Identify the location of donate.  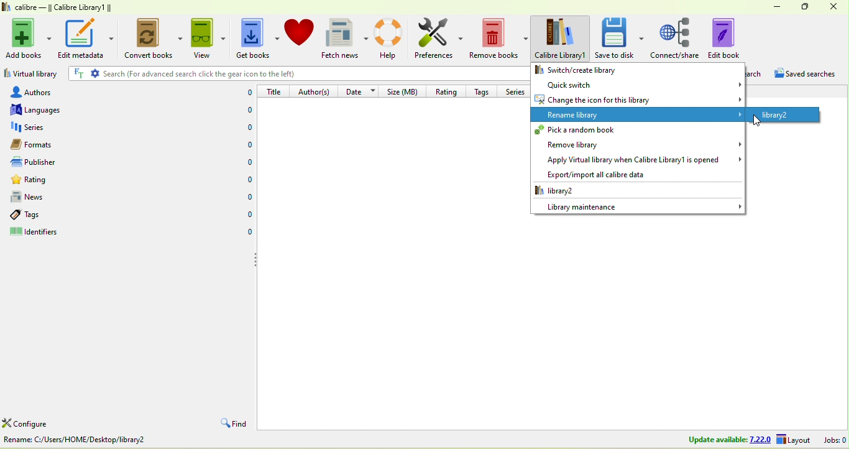
(300, 32).